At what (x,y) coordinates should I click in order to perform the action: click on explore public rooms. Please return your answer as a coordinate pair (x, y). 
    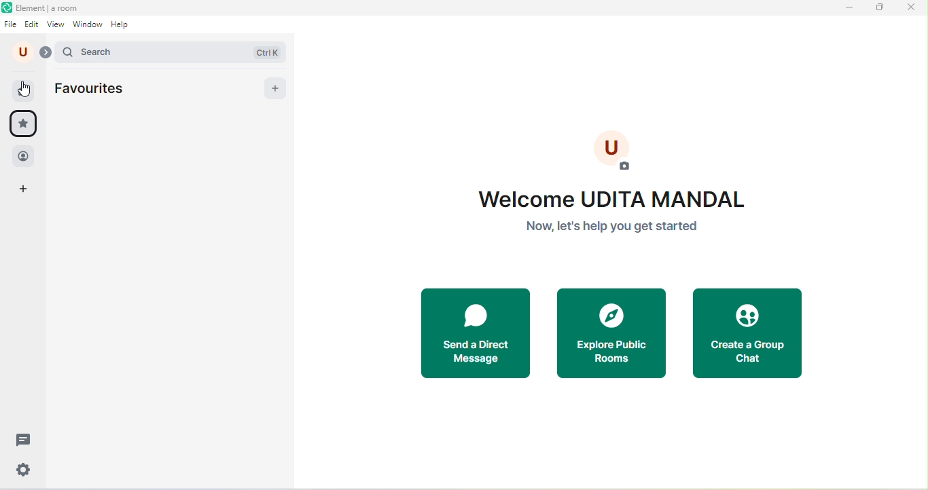
    Looking at the image, I should click on (613, 335).